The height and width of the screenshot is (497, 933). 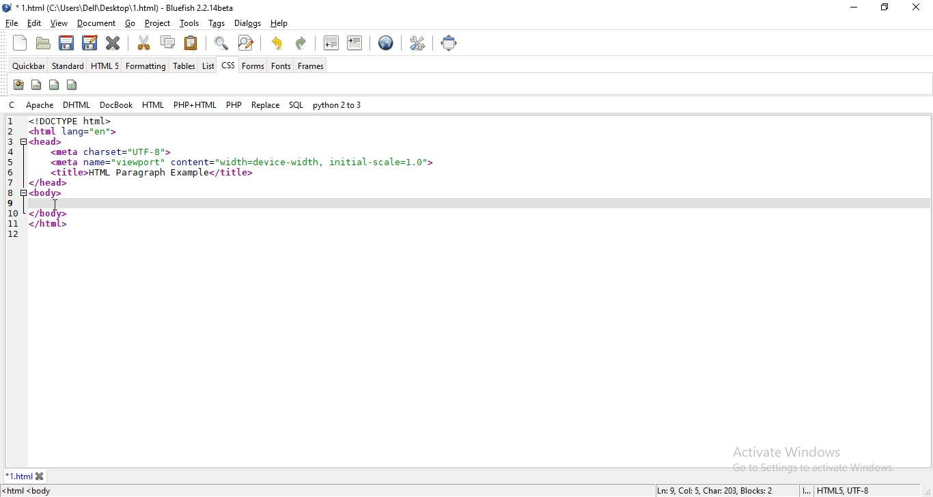 What do you see at coordinates (73, 84) in the screenshot?
I see `columns` at bounding box center [73, 84].